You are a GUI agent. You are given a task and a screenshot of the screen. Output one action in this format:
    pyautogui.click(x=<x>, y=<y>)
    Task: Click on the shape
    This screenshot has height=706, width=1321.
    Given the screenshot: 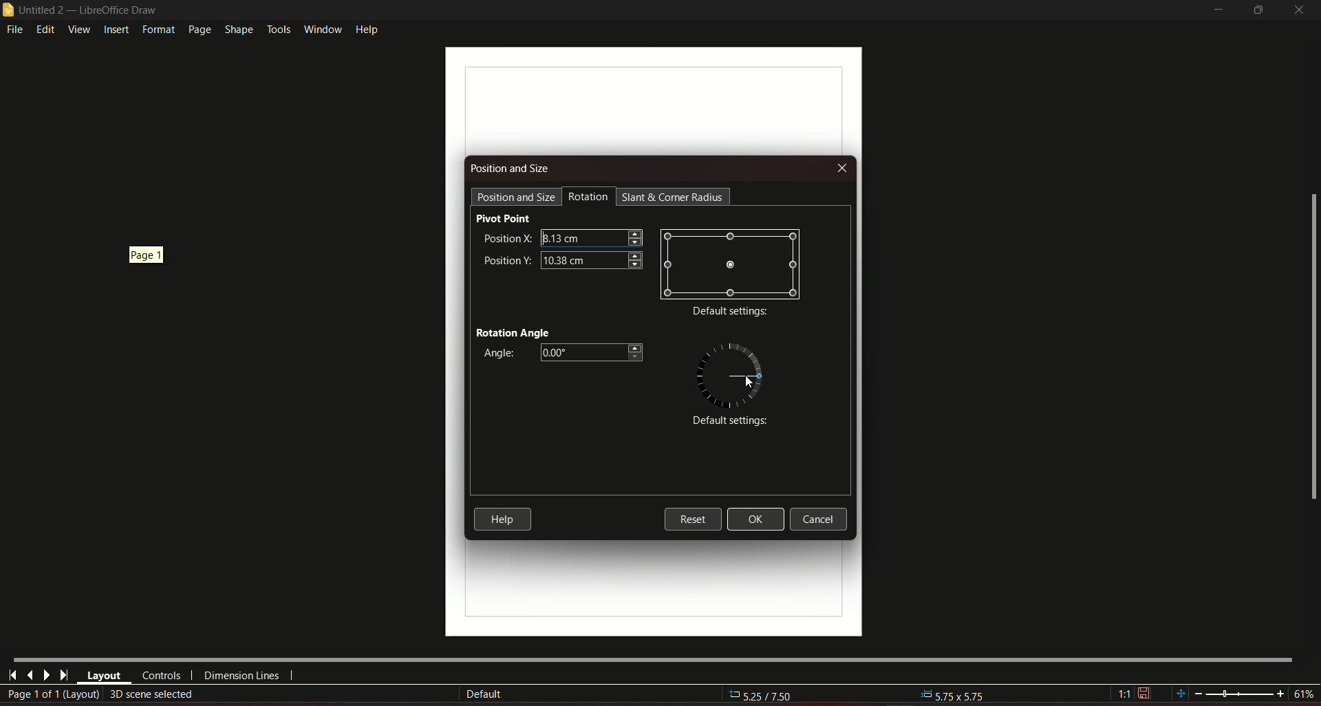 What is the action you would take?
    pyautogui.click(x=238, y=28)
    